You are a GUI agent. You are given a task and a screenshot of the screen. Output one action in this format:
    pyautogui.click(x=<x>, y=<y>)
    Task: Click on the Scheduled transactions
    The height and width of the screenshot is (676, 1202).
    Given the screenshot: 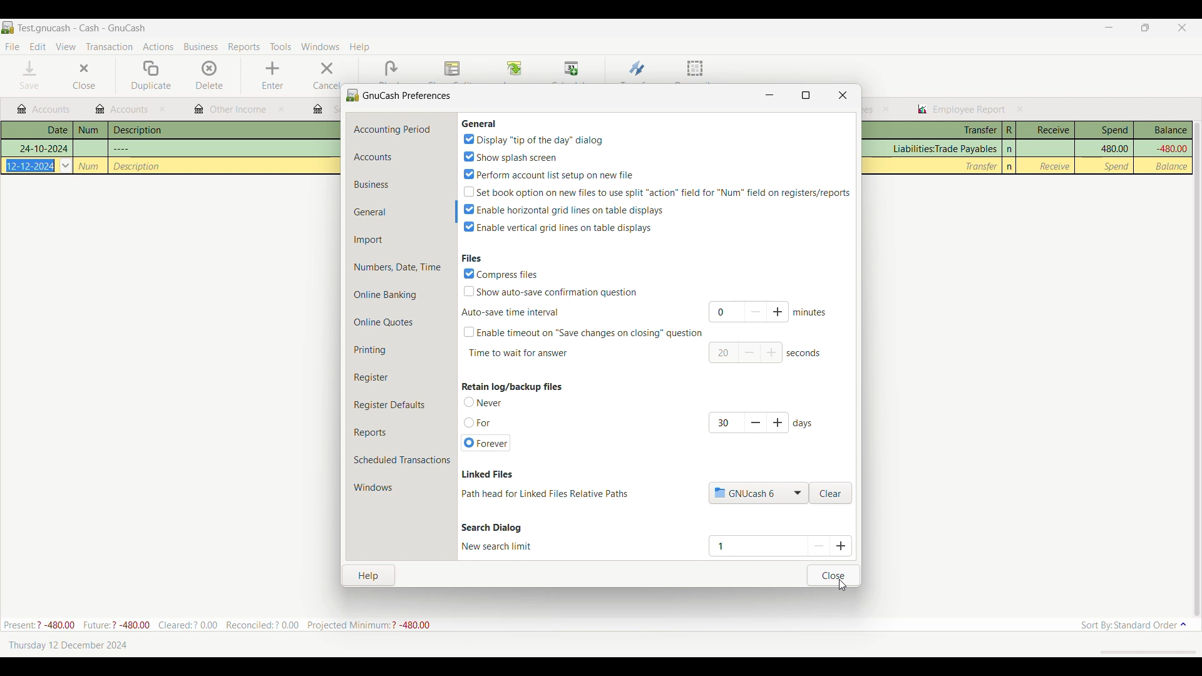 What is the action you would take?
    pyautogui.click(x=401, y=460)
    